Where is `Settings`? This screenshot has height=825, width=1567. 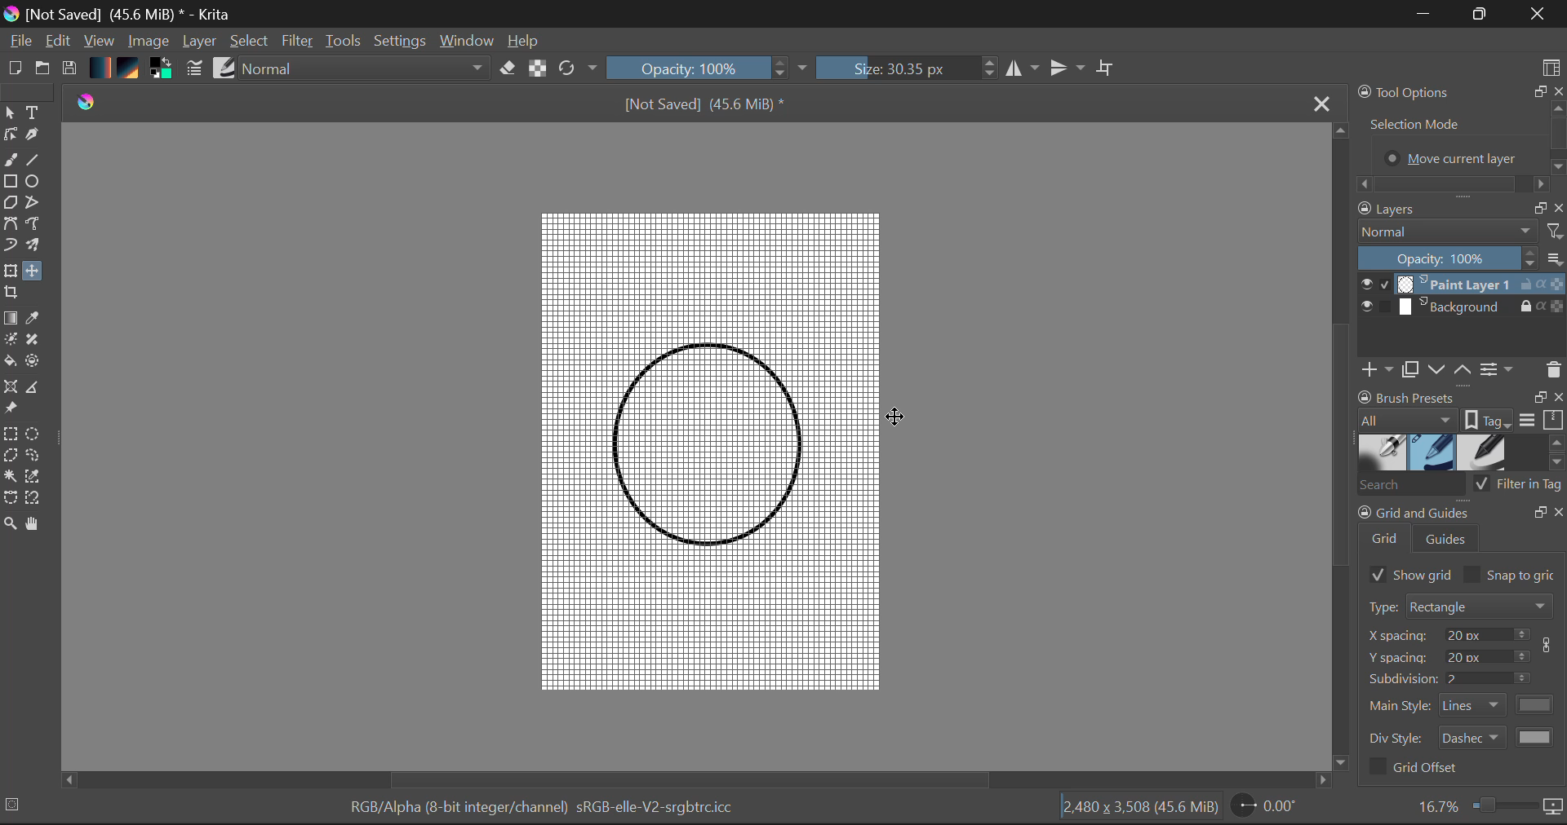 Settings is located at coordinates (401, 43).